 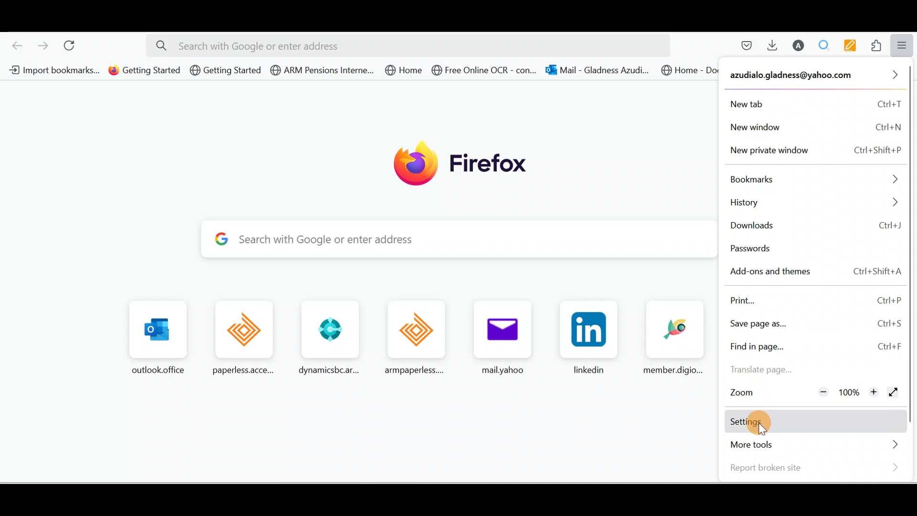 What do you see at coordinates (819, 469) in the screenshot?
I see `Report broken site` at bounding box center [819, 469].